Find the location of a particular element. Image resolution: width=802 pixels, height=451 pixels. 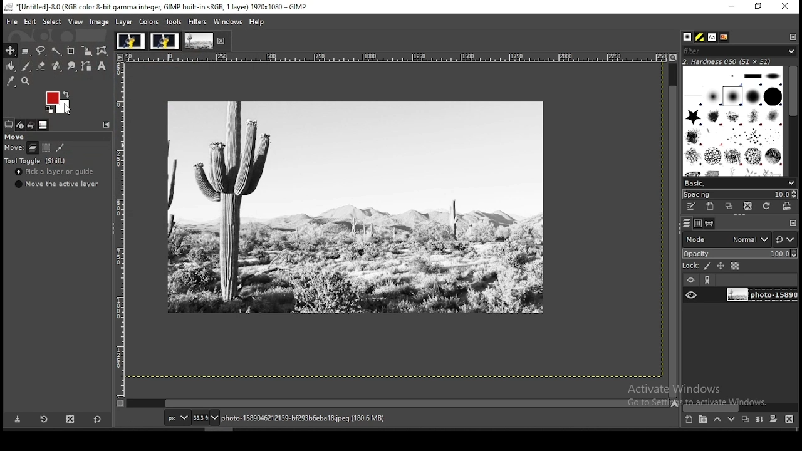

fuzzy selection tool is located at coordinates (58, 51).